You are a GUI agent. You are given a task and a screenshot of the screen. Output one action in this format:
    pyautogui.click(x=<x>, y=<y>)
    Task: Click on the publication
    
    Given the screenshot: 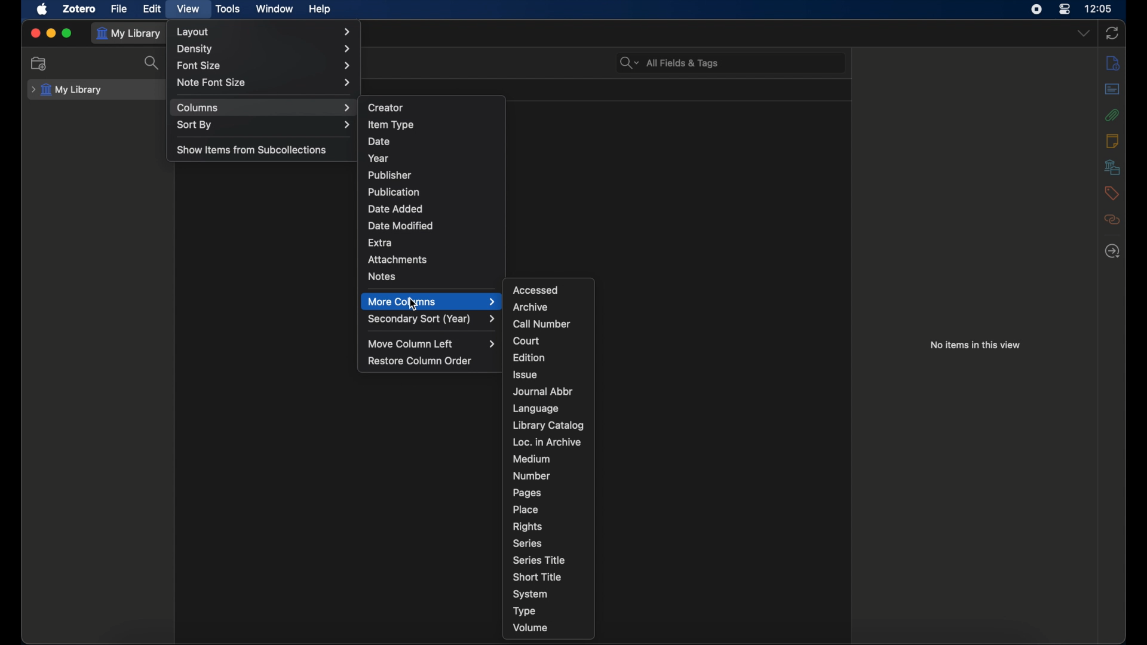 What is the action you would take?
    pyautogui.click(x=393, y=192)
    